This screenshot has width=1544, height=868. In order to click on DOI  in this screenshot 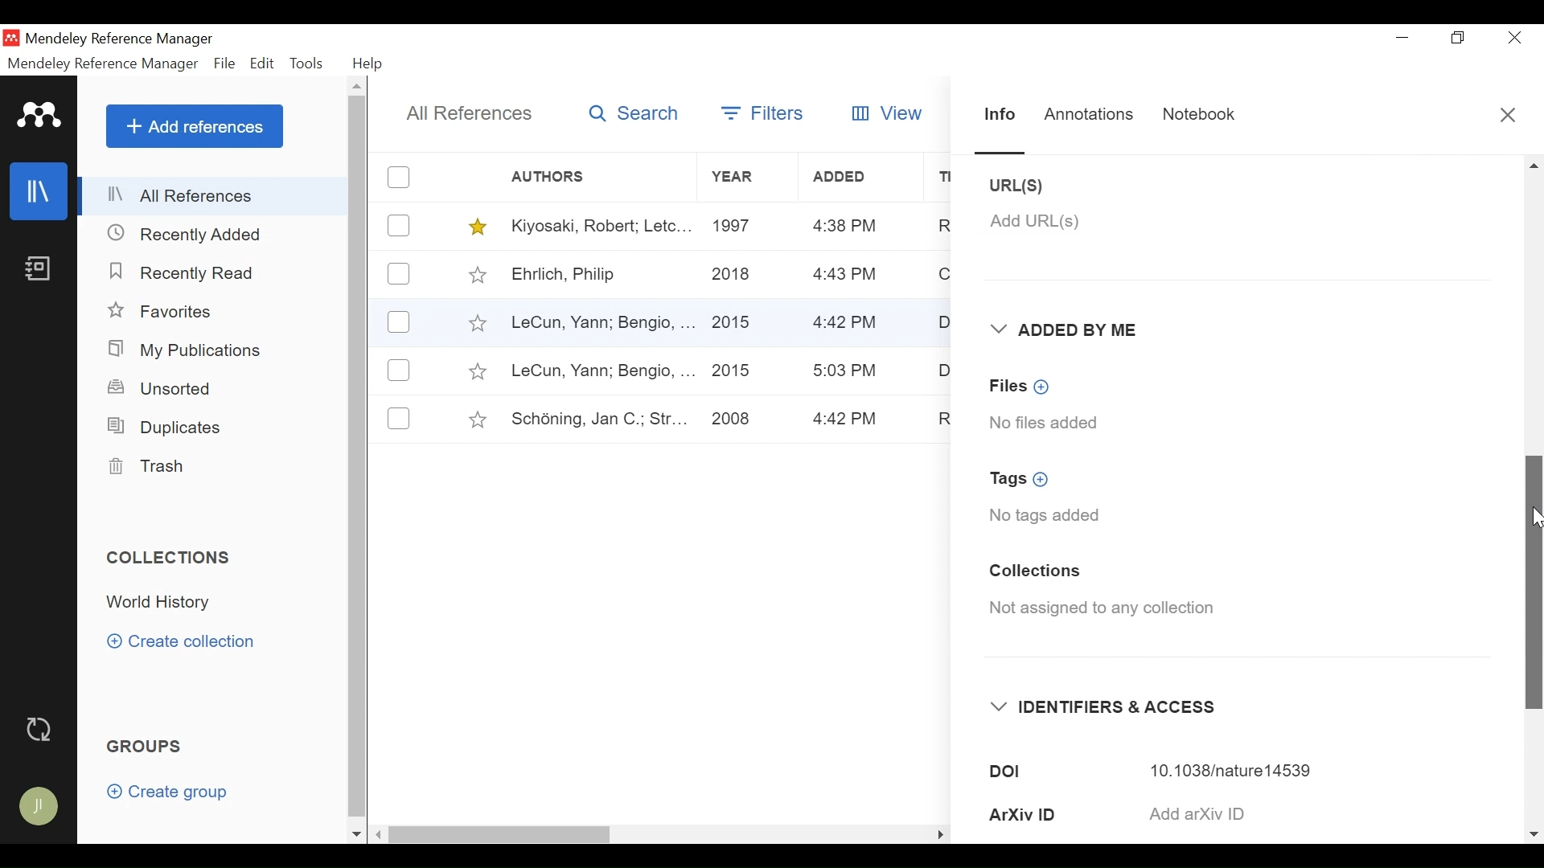, I will do `click(1242, 770)`.